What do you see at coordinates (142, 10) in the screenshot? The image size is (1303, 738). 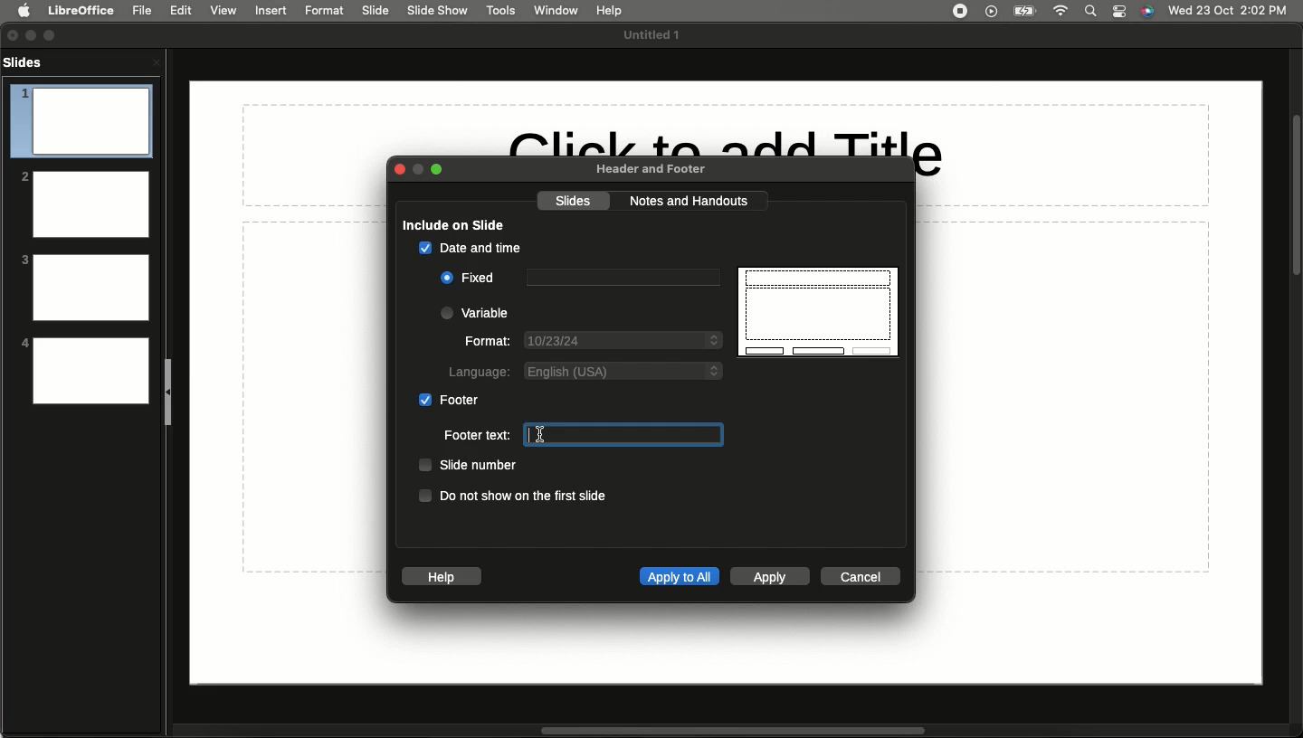 I see `File` at bounding box center [142, 10].